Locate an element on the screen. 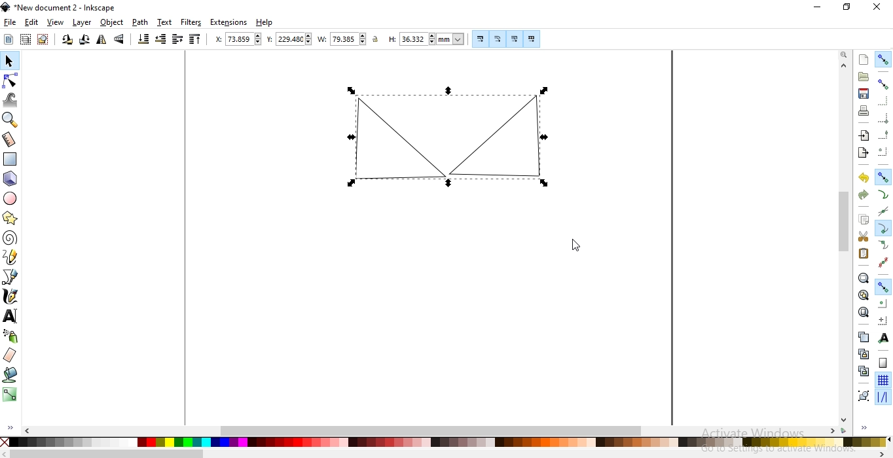  zoom to  fit drawing is located at coordinates (862, 296).